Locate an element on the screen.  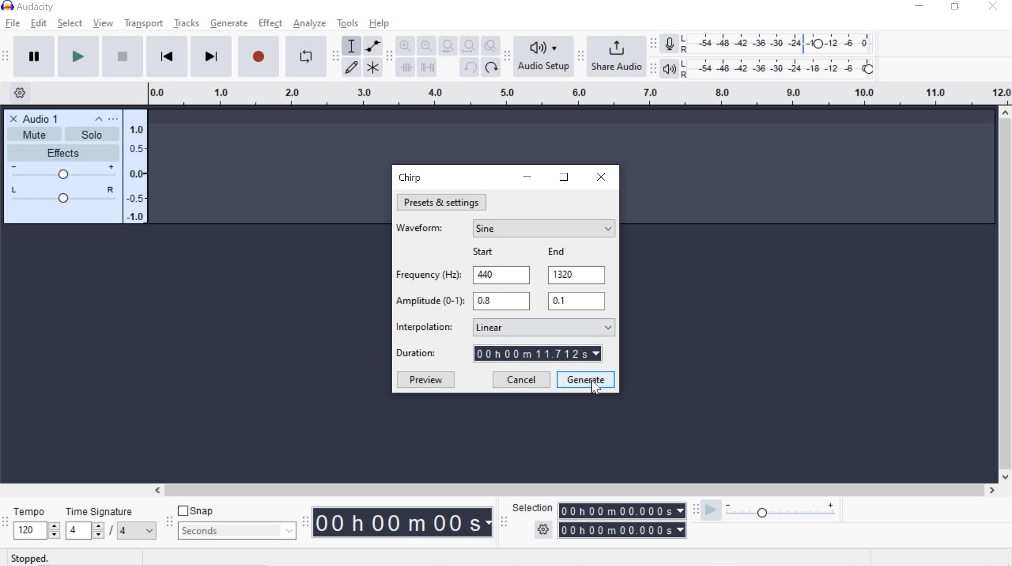
Play is located at coordinates (79, 56).